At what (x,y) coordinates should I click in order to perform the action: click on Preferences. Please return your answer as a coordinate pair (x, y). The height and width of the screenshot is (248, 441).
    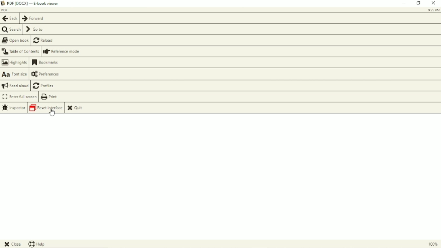
    Looking at the image, I should click on (47, 74).